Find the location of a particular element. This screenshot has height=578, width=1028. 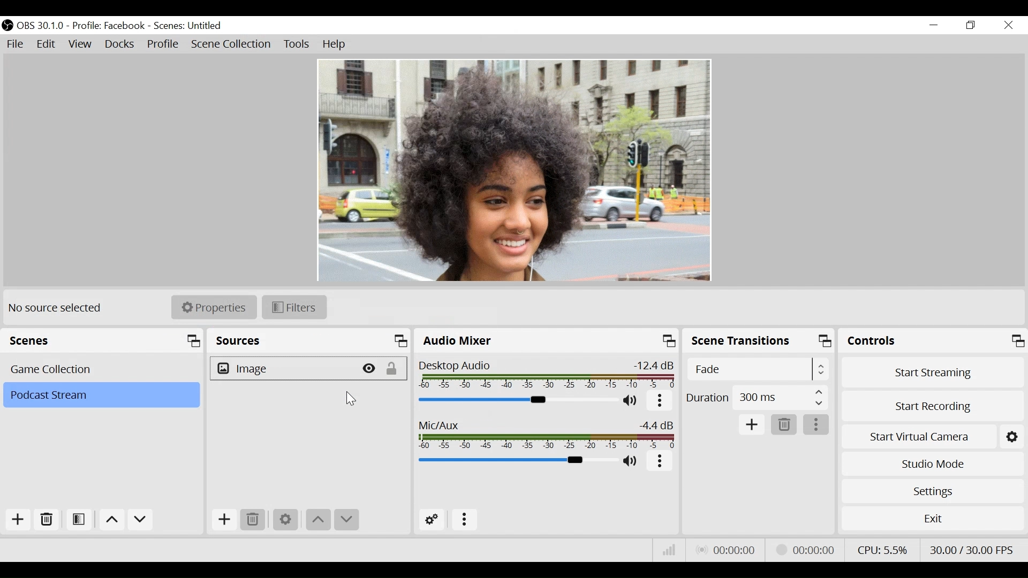

(un)mute is located at coordinates (633, 401).